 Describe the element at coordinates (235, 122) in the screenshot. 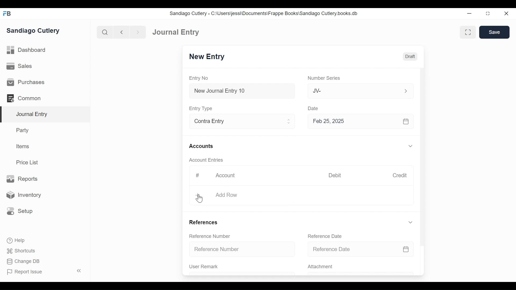

I see `Contra Entry` at that location.